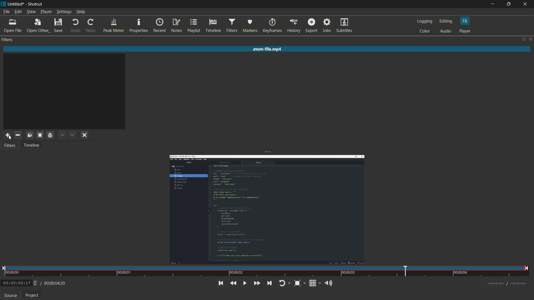 This screenshot has width=534, height=300. What do you see at coordinates (11, 295) in the screenshot?
I see `source` at bounding box center [11, 295].